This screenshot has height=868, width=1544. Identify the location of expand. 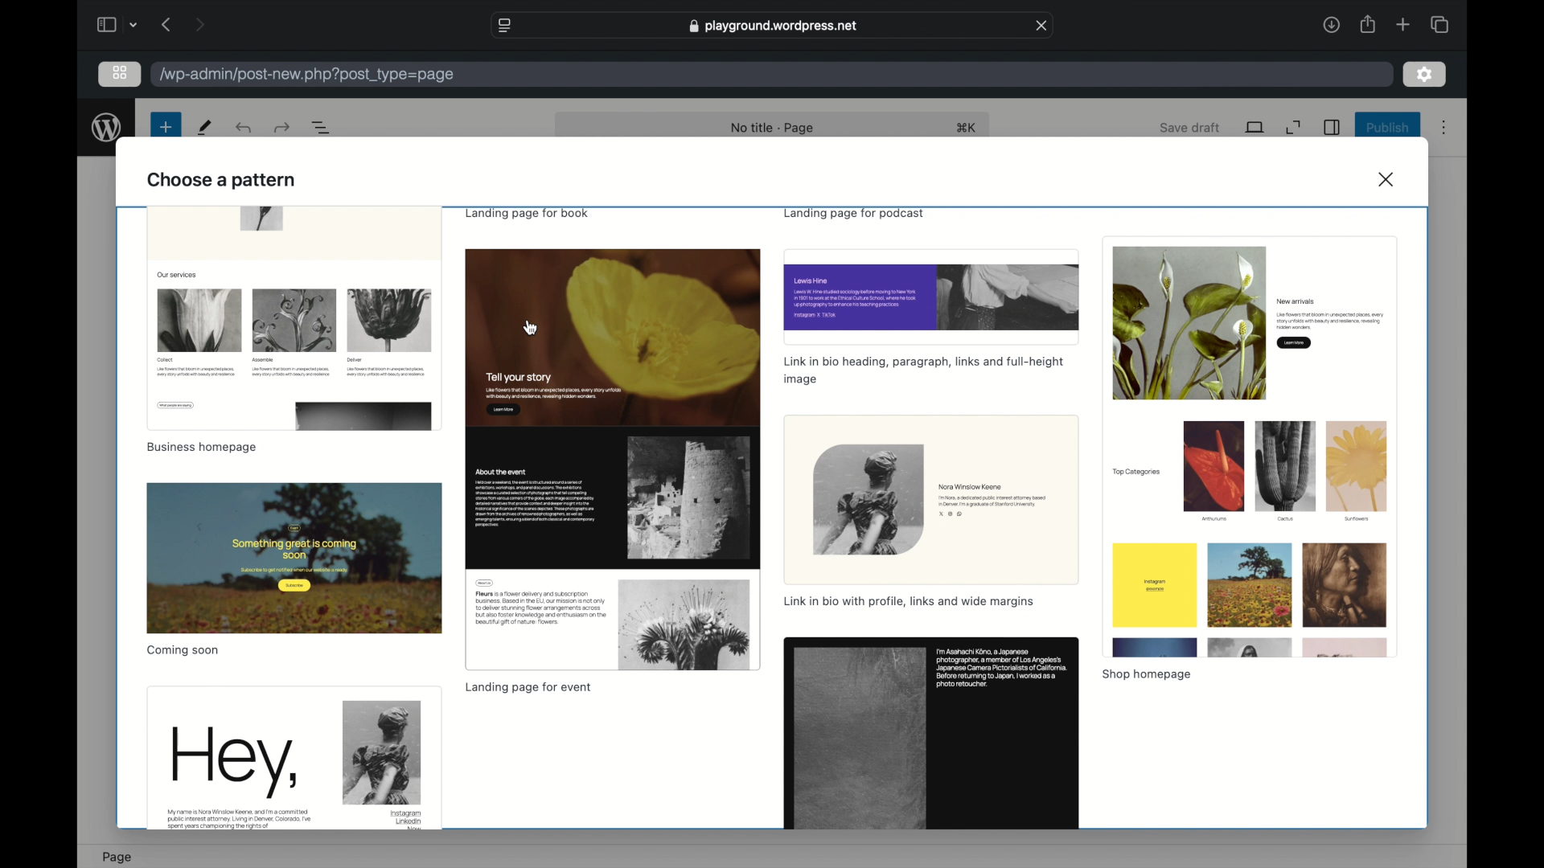
(1293, 128).